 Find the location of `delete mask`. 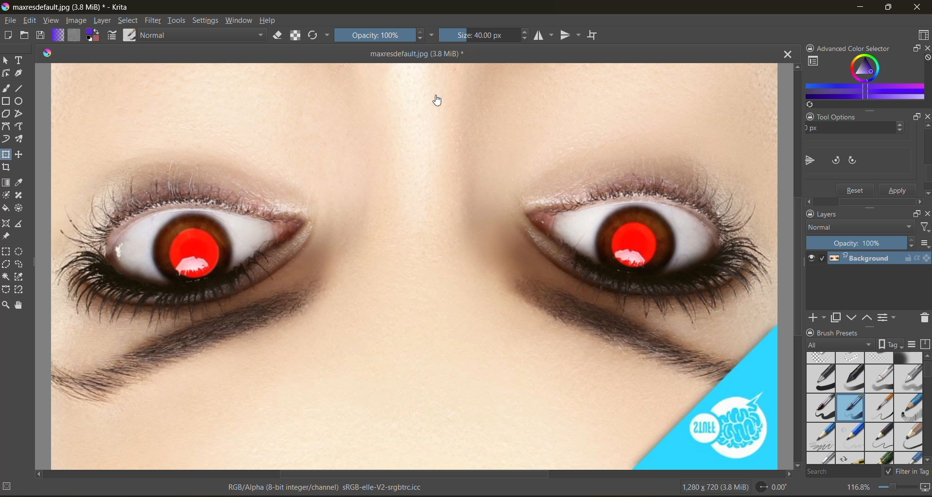

delete mask is located at coordinates (925, 318).